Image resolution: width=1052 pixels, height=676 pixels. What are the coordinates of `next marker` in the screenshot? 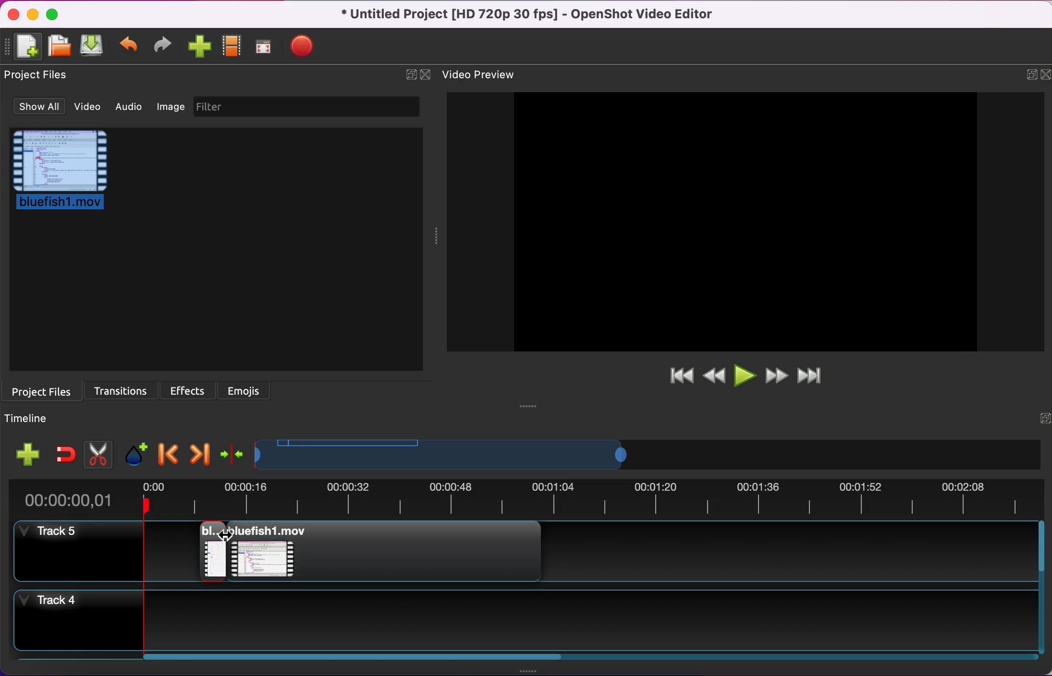 It's located at (197, 452).